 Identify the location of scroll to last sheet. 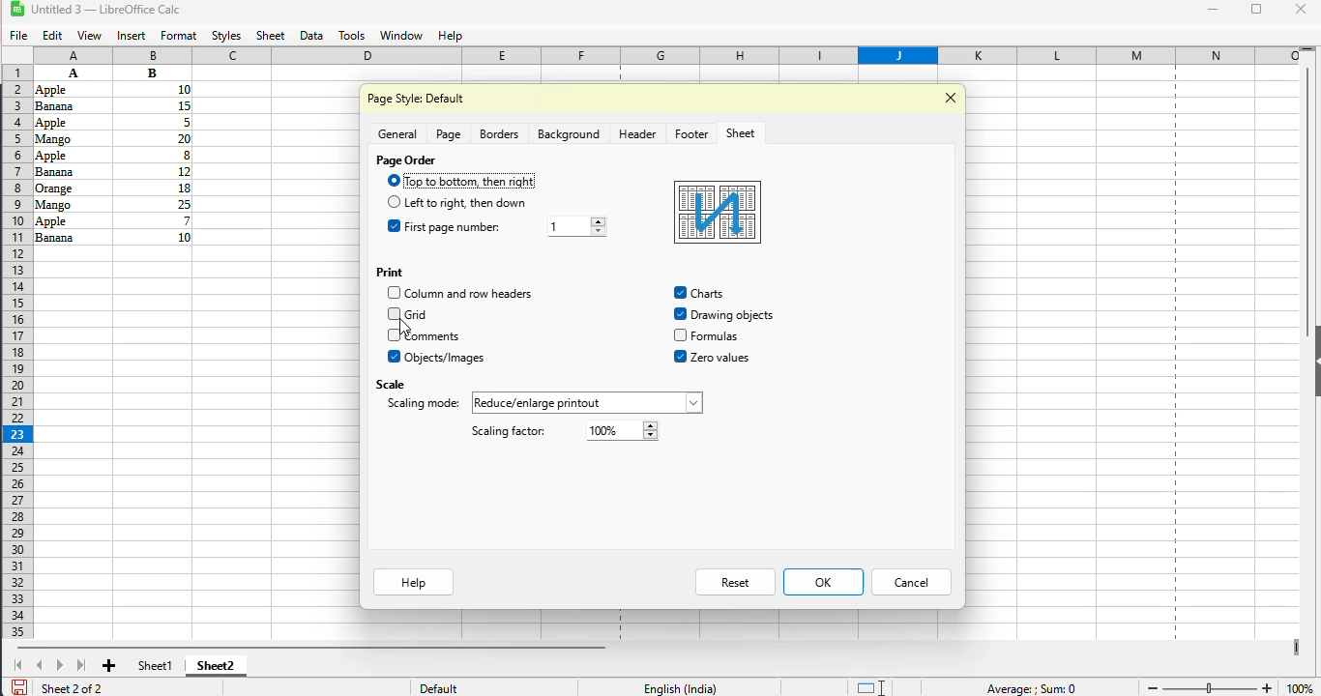
(82, 664).